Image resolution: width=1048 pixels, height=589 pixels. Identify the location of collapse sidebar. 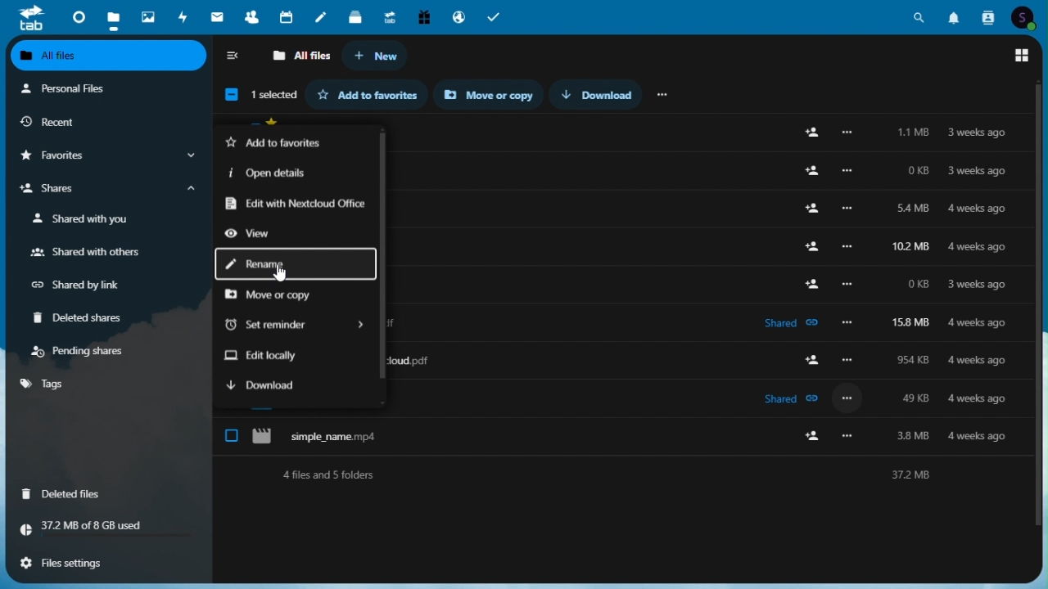
(234, 57).